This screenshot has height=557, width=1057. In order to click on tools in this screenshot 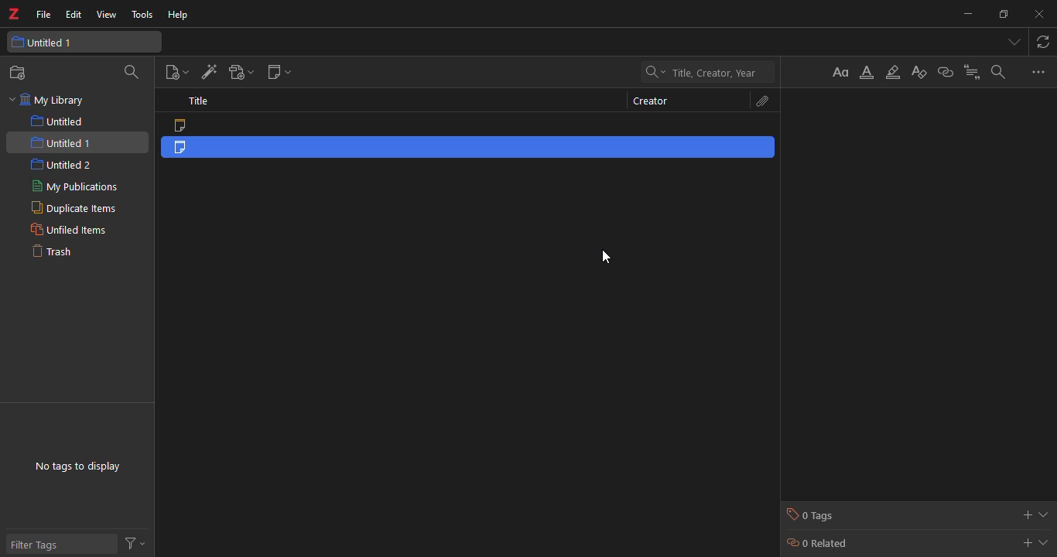, I will do `click(139, 14)`.